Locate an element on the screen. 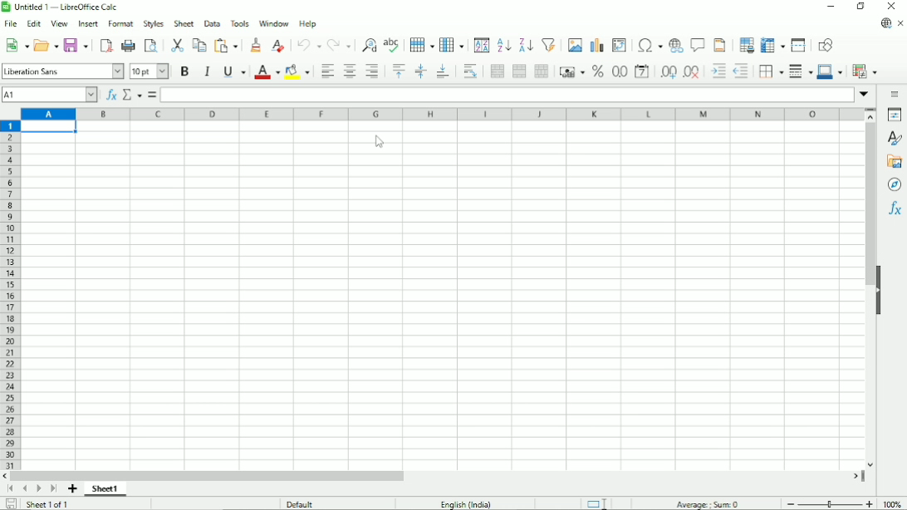 Image resolution: width=907 pixels, height=510 pixels. Add sheet is located at coordinates (73, 489).